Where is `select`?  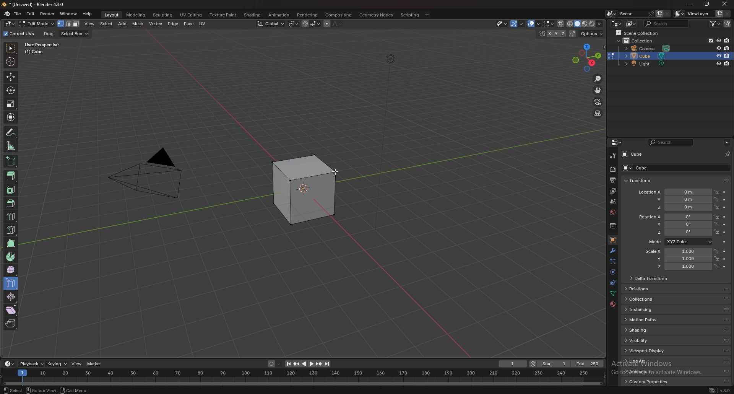
select is located at coordinates (107, 24).